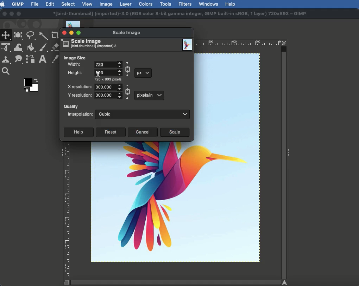 Image resolution: width=359 pixels, height=286 pixels. What do you see at coordinates (108, 65) in the screenshot?
I see `` at bounding box center [108, 65].